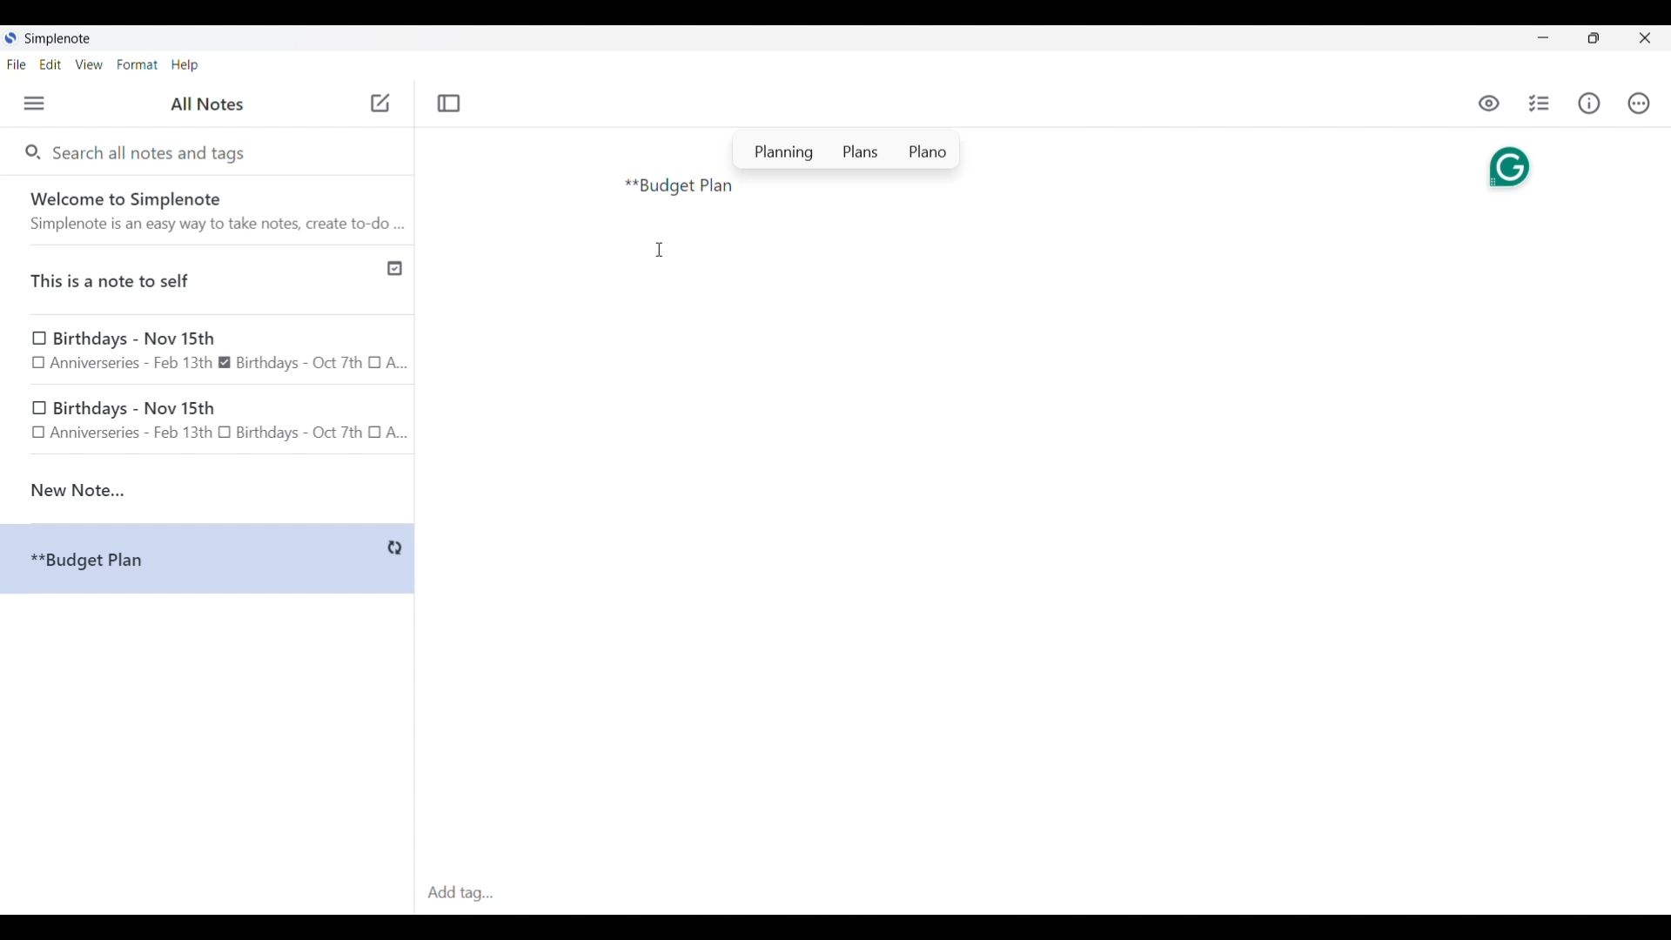 The image size is (1671, 940). What do you see at coordinates (153, 151) in the screenshot?
I see `Search all notes and tags` at bounding box center [153, 151].